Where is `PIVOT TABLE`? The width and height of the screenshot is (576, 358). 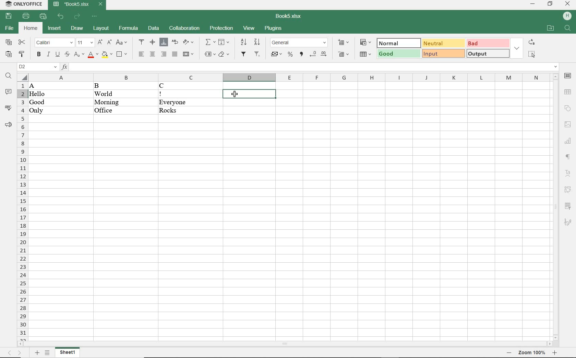 PIVOT TABLE is located at coordinates (567, 189).